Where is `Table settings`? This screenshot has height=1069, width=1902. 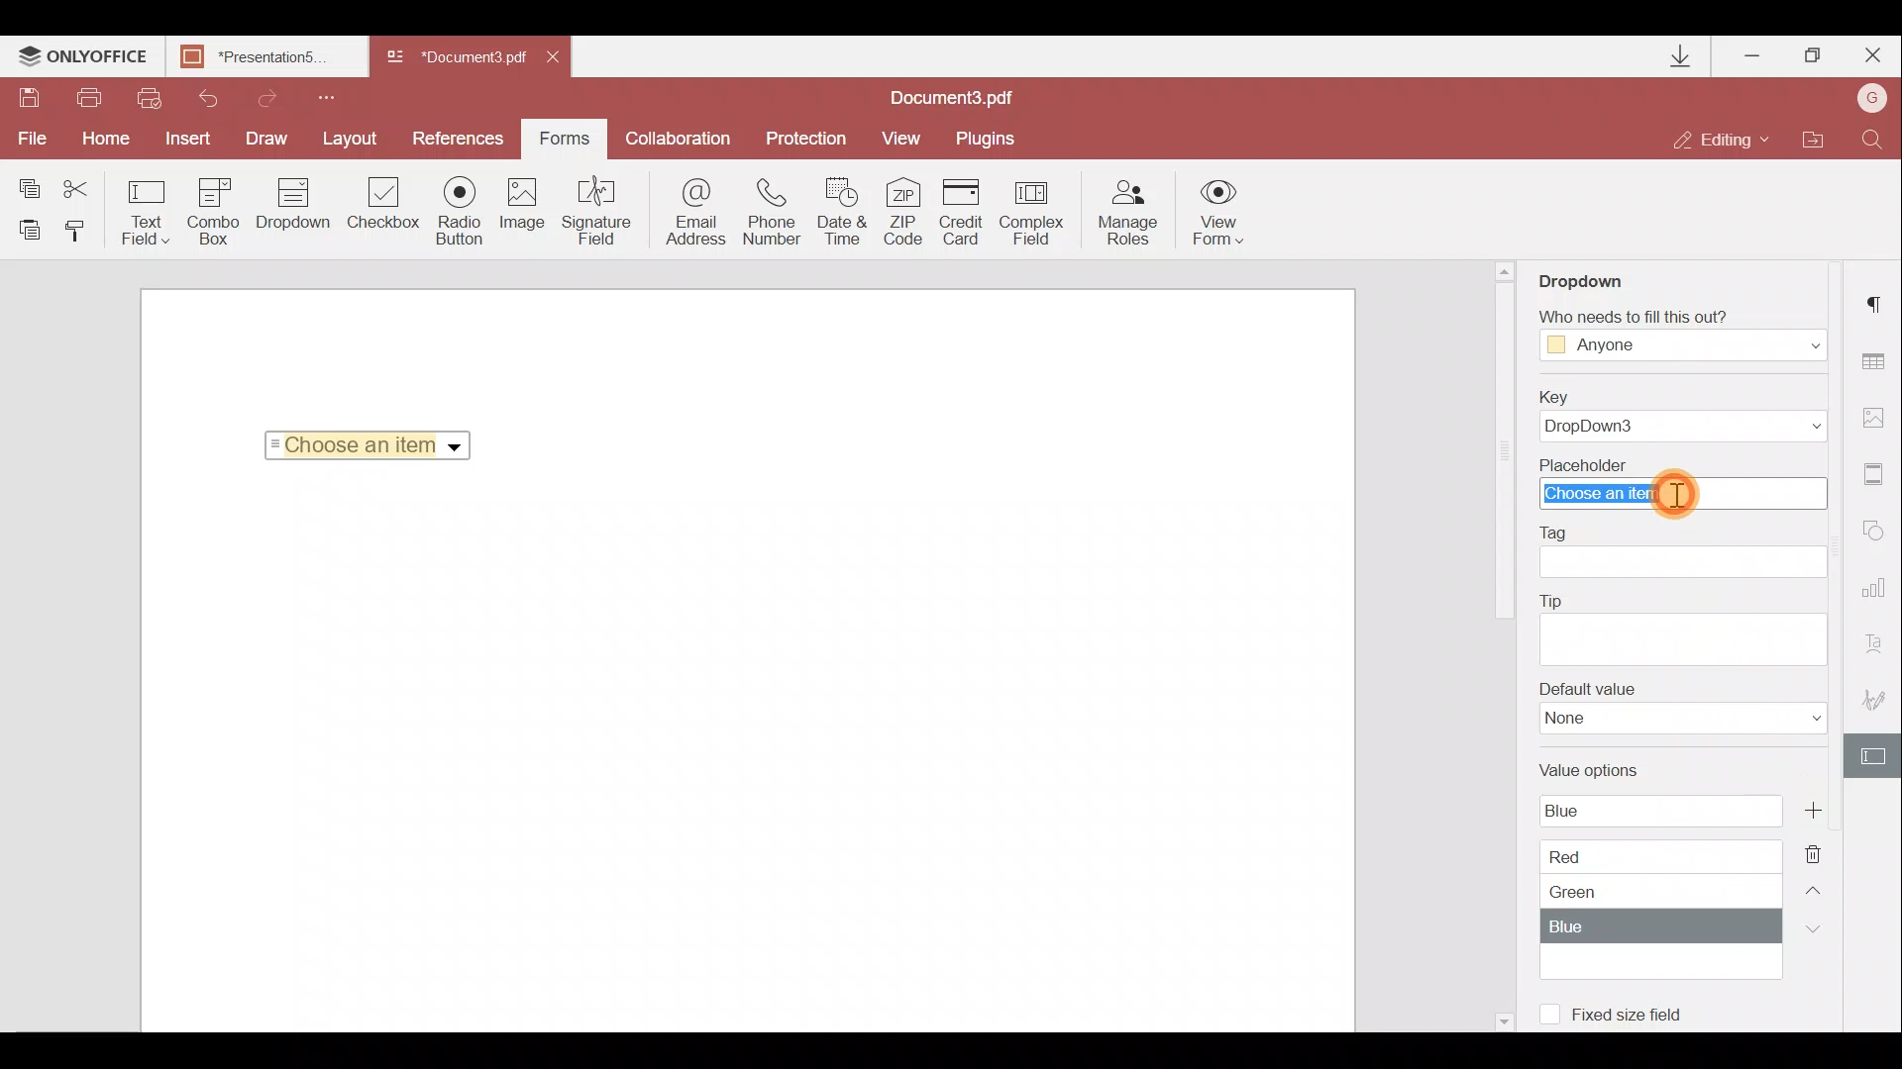
Table settings is located at coordinates (1882, 361).